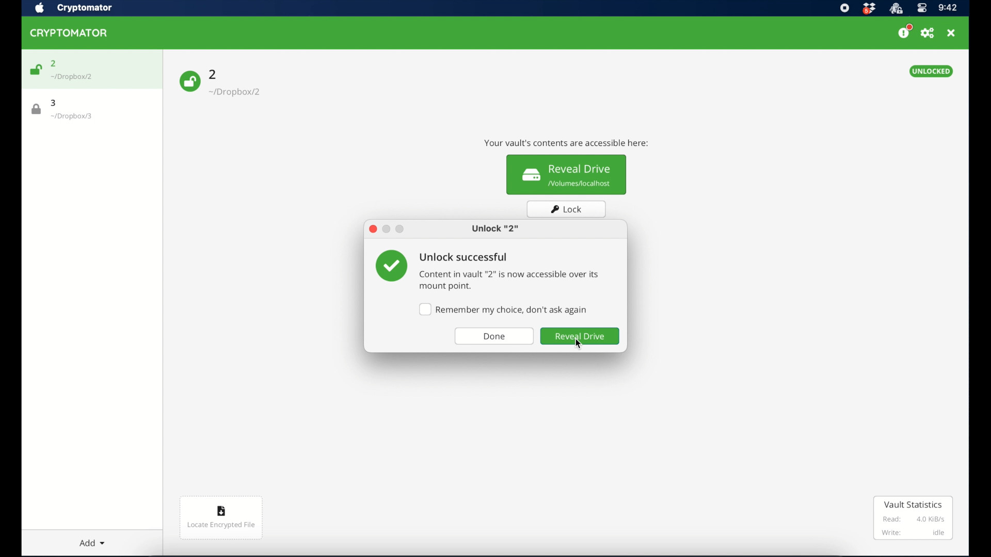  I want to click on reveal drive, so click(567, 175).